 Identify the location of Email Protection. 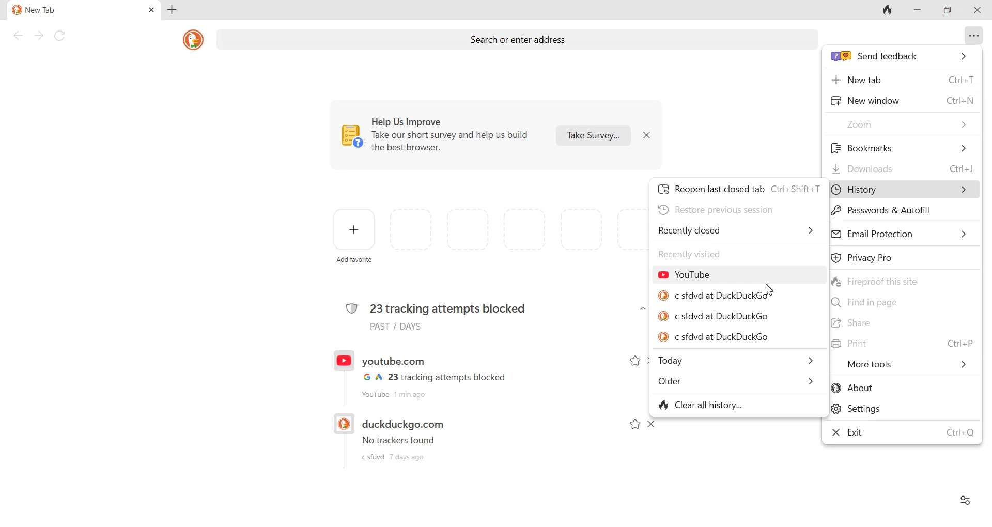
(902, 233).